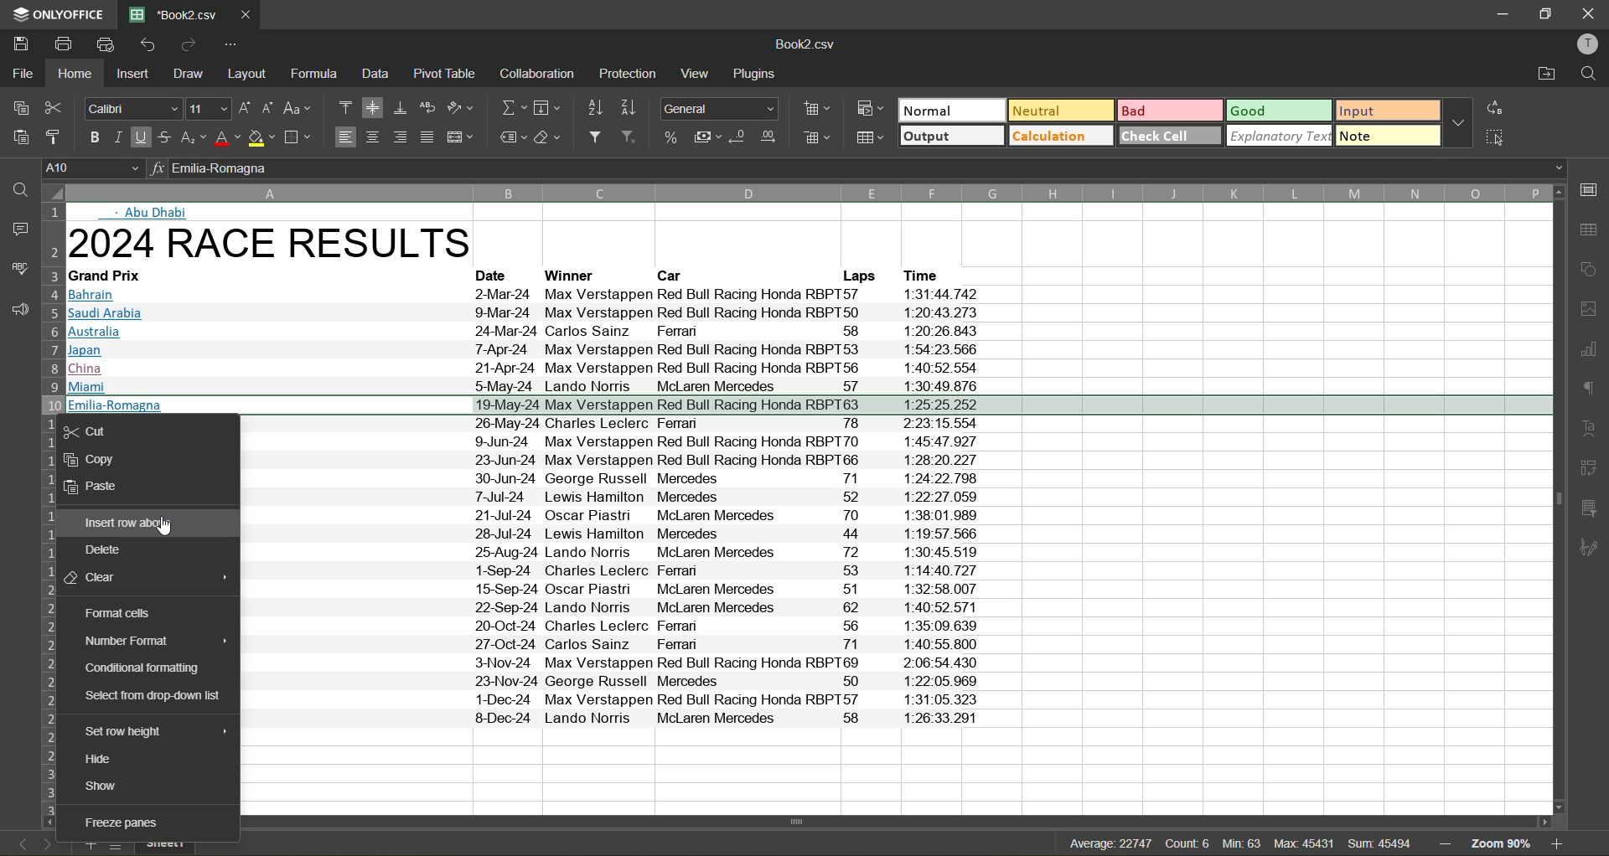 This screenshot has width=1609, height=856. What do you see at coordinates (54, 13) in the screenshot?
I see `appname: onlyoffice` at bounding box center [54, 13].